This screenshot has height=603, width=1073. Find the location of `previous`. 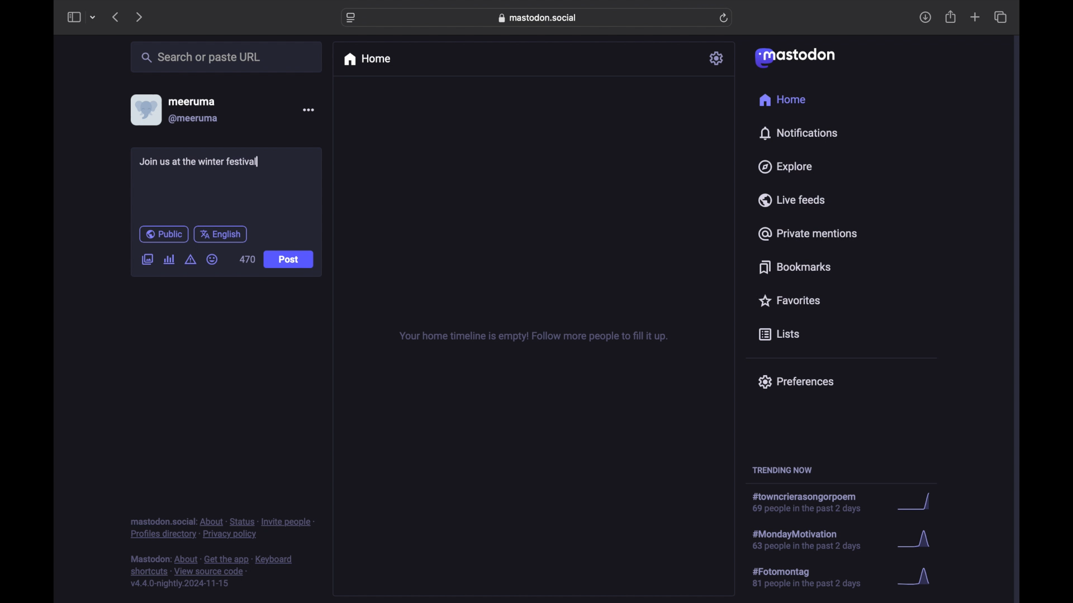

previous is located at coordinates (115, 17).